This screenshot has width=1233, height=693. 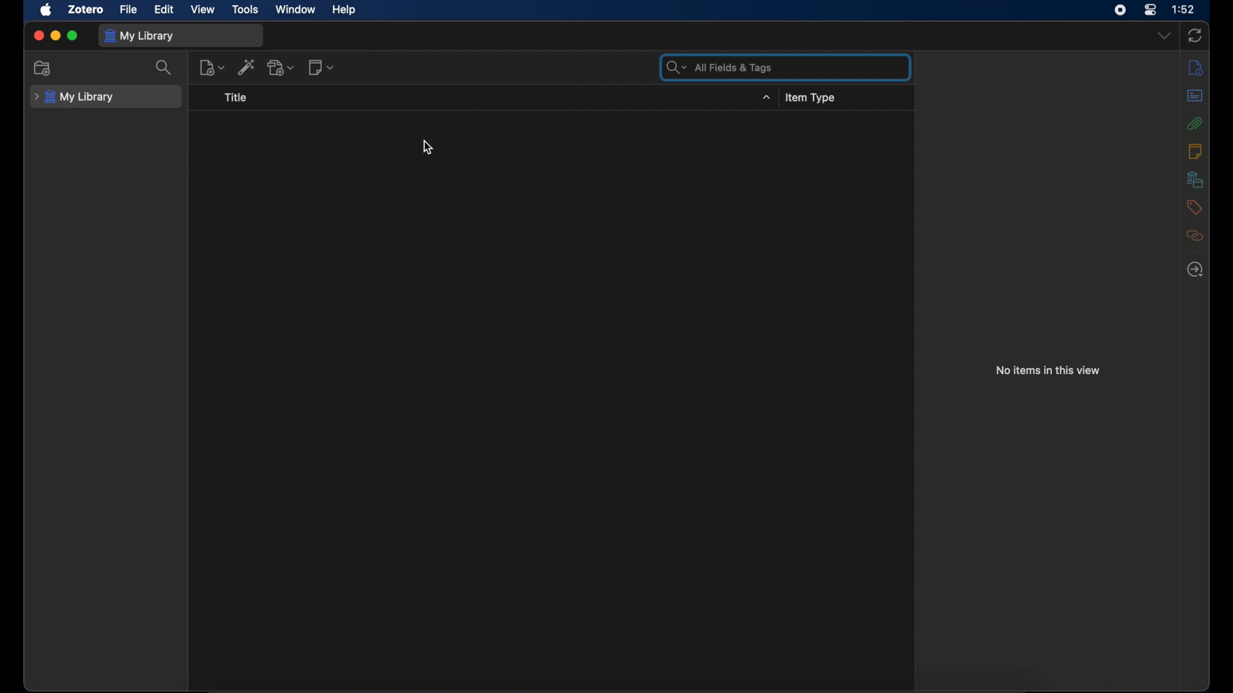 What do you see at coordinates (55, 35) in the screenshot?
I see `minimize` at bounding box center [55, 35].